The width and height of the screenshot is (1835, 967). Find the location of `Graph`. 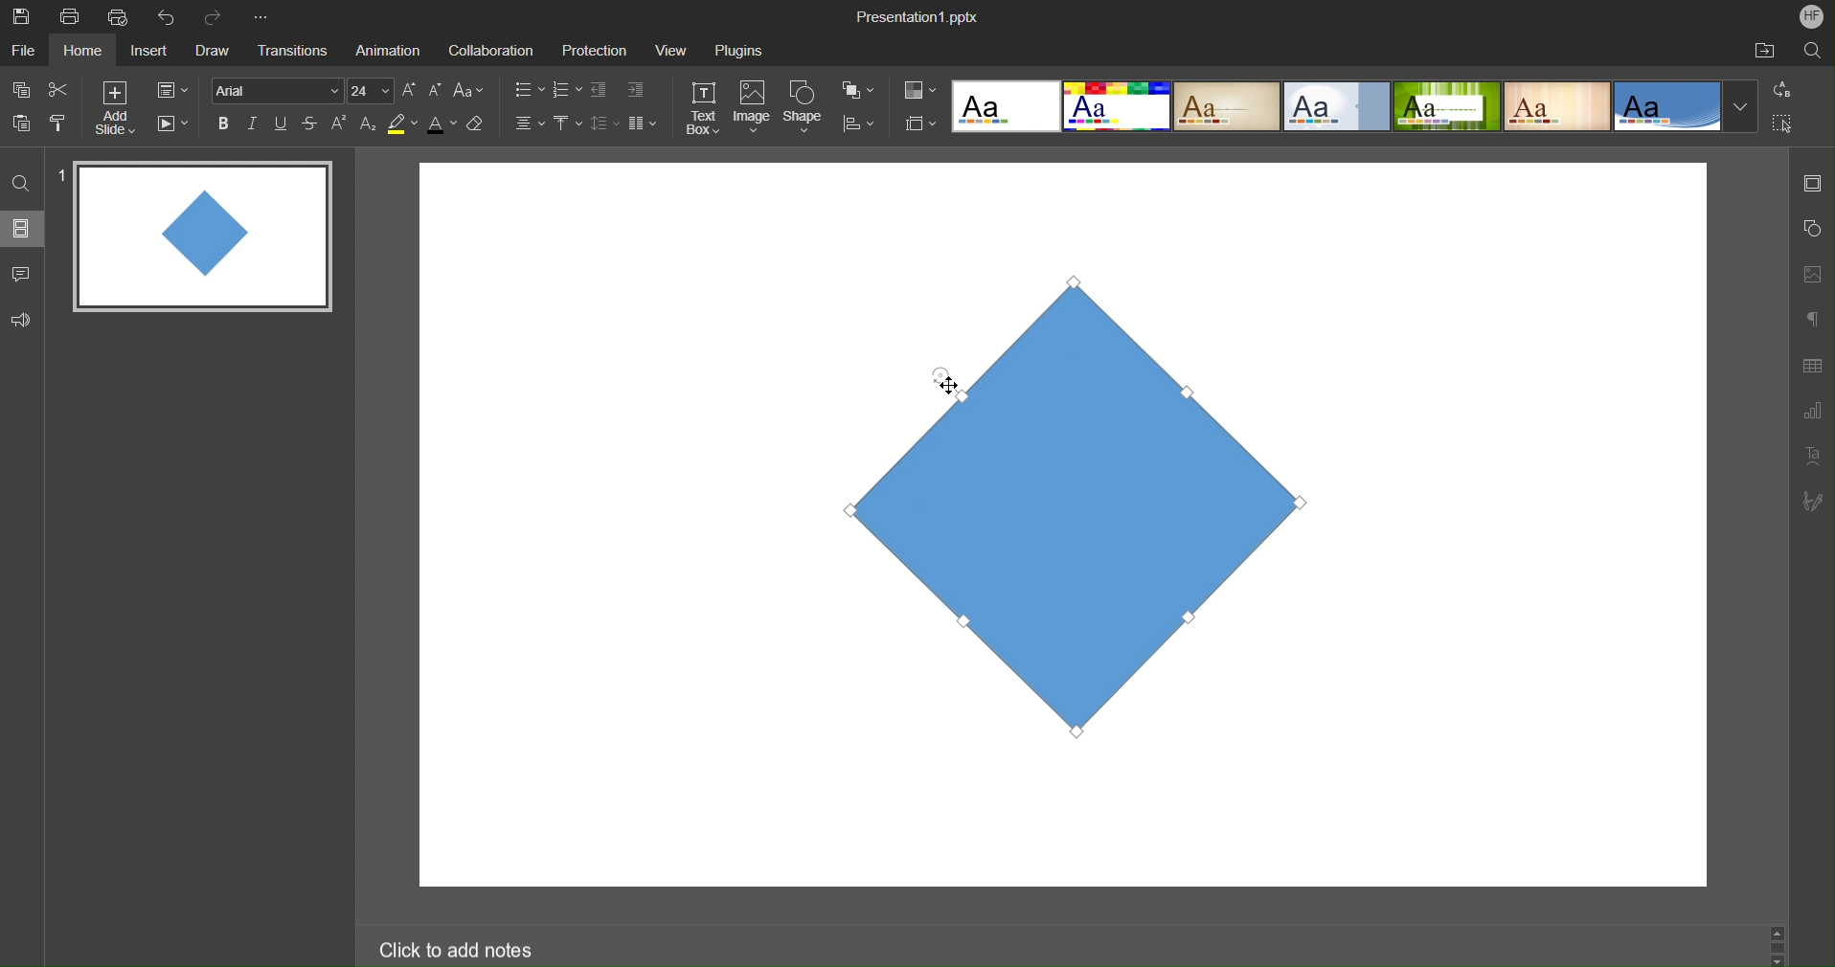

Graph is located at coordinates (1812, 414).